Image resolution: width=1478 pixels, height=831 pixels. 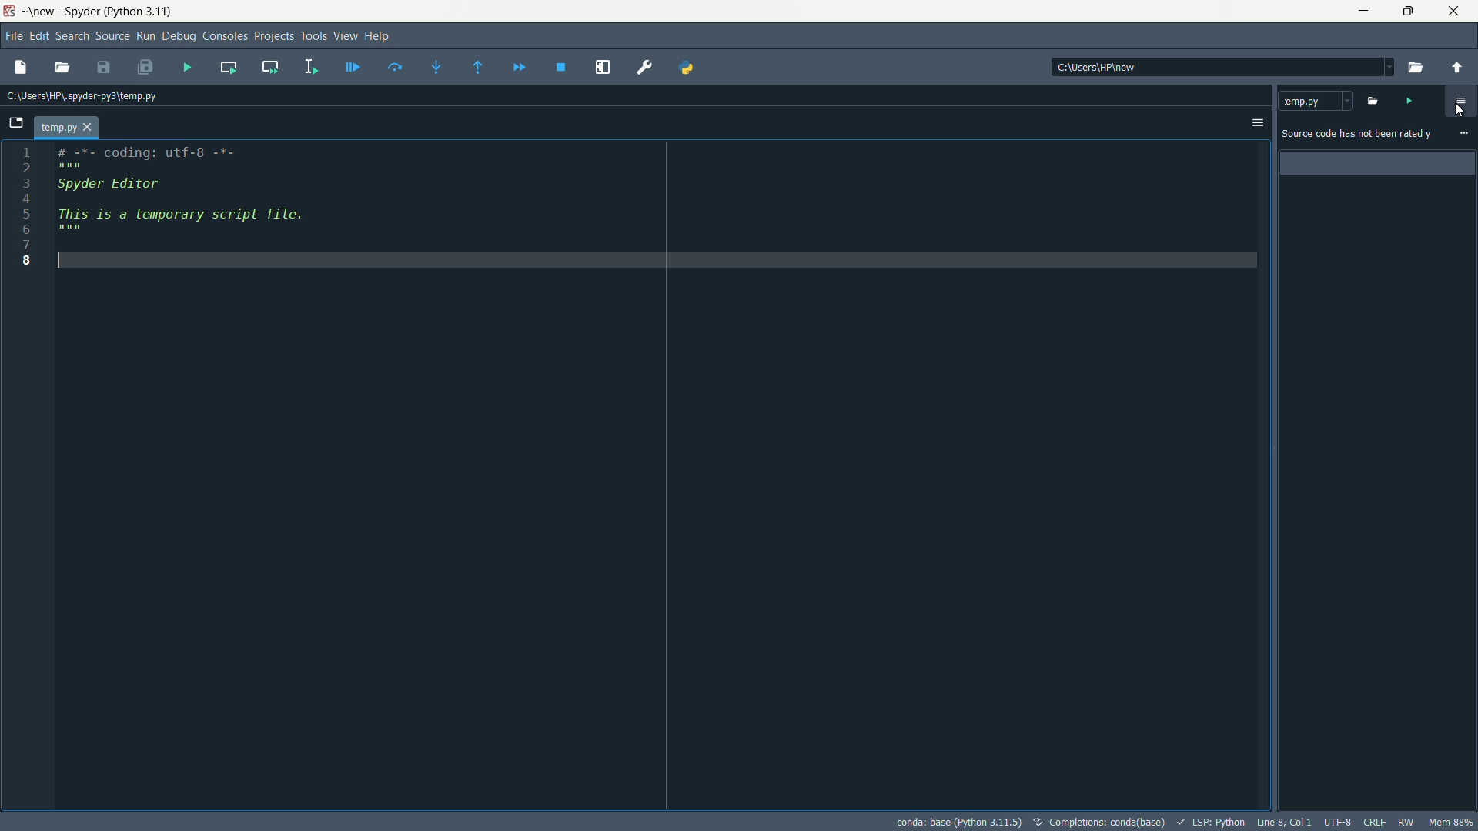 What do you see at coordinates (230, 67) in the screenshot?
I see `run current cell` at bounding box center [230, 67].